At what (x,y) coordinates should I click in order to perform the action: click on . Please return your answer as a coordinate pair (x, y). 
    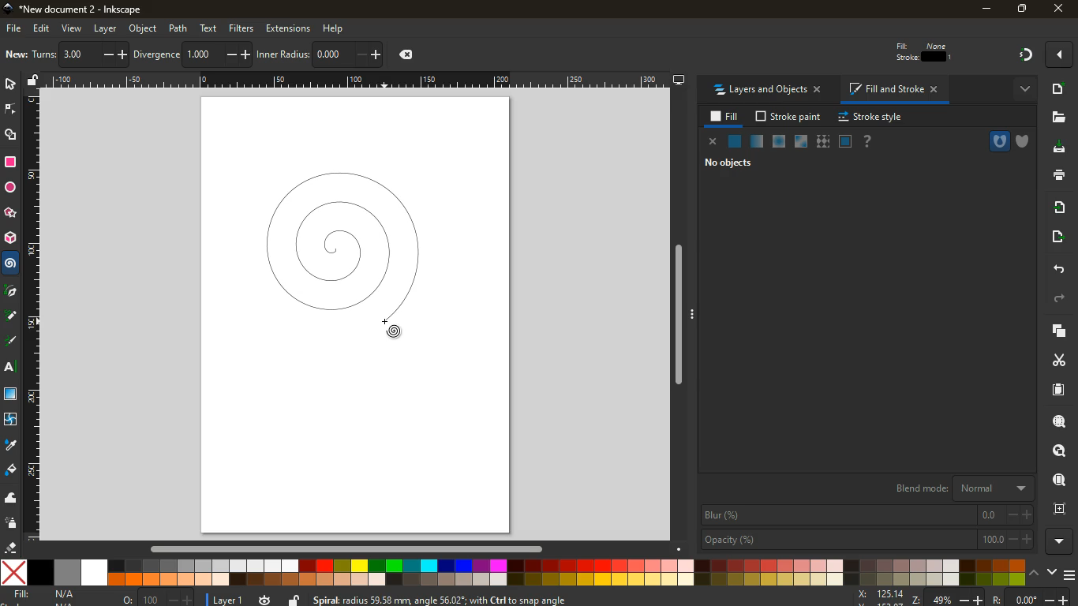
    Looking at the image, I should click on (346, 551).